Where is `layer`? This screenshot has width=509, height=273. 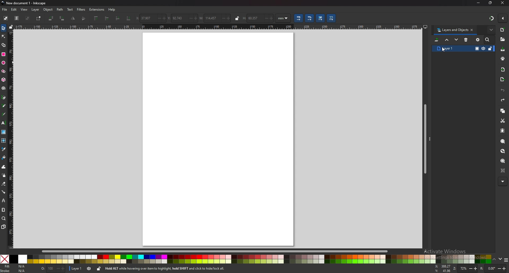
layer is located at coordinates (35, 10).